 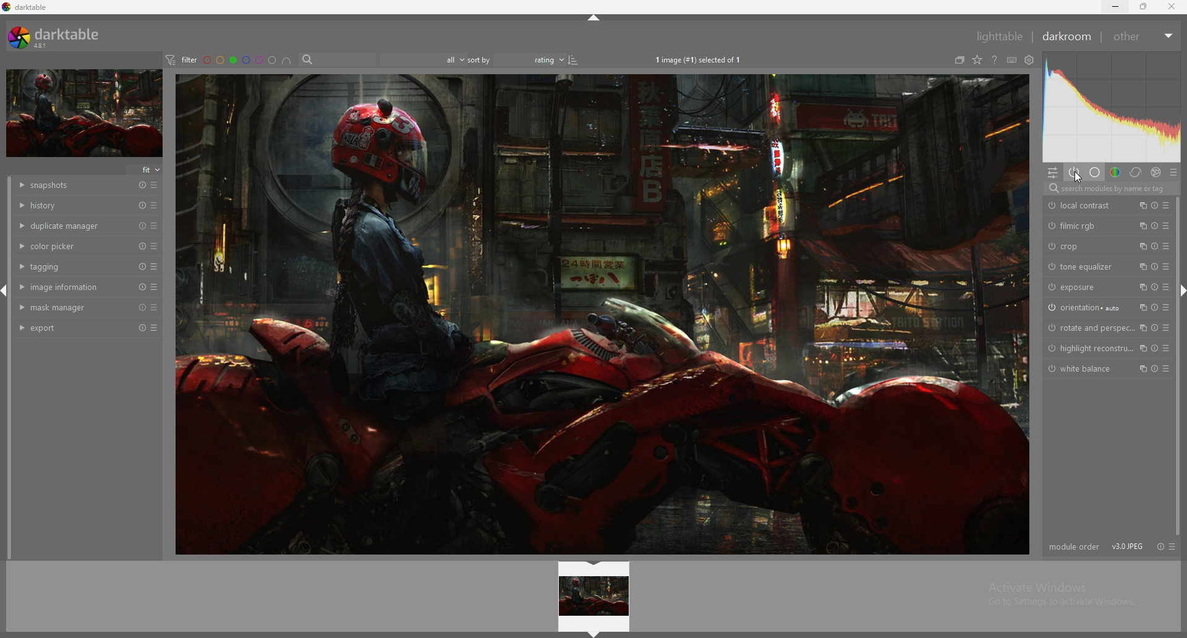 I want to click on export, so click(x=73, y=328).